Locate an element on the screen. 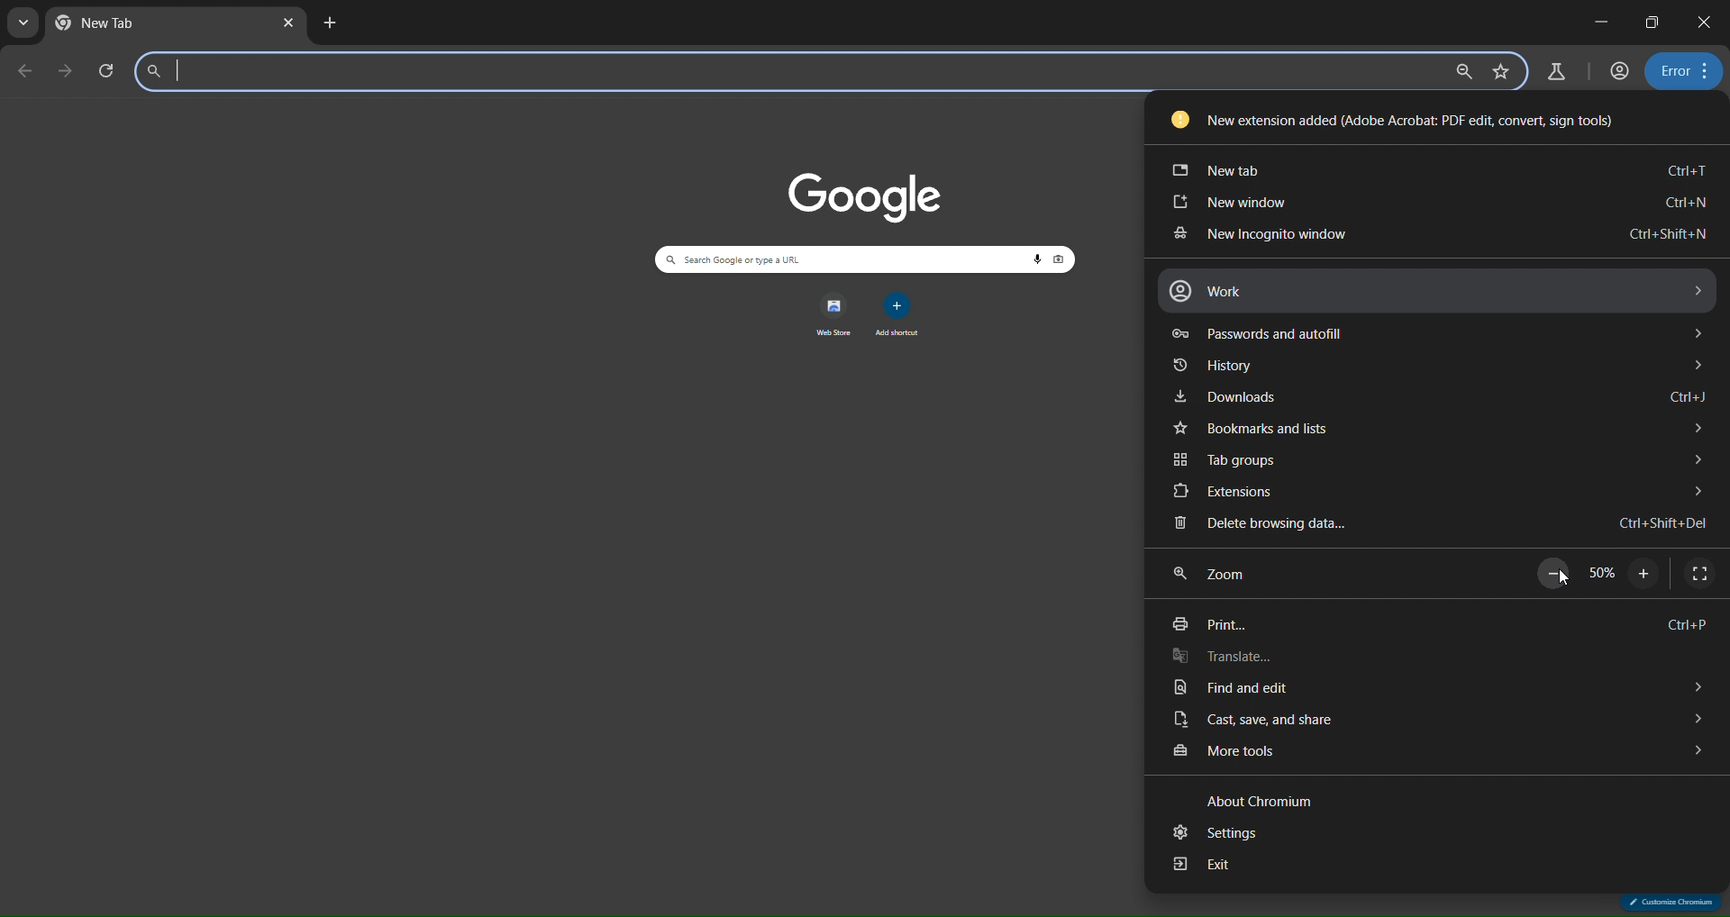 This screenshot has height=917, width=1730. restore down is located at coordinates (1653, 22).